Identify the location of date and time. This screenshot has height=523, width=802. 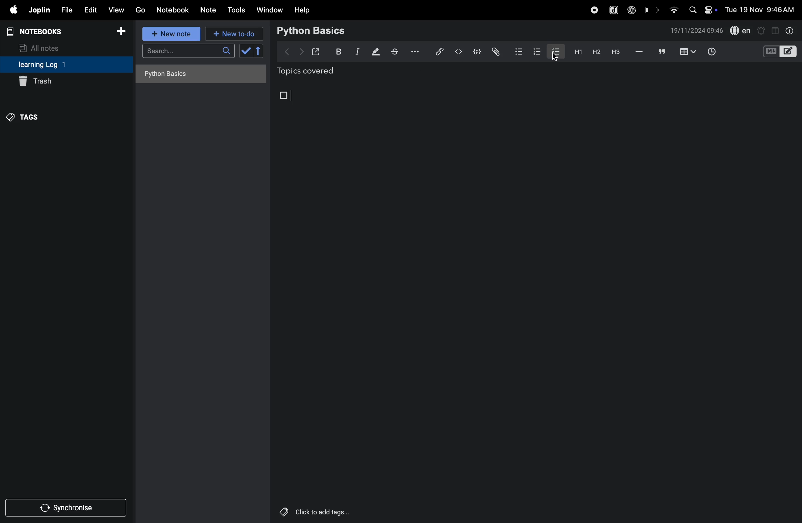
(697, 31).